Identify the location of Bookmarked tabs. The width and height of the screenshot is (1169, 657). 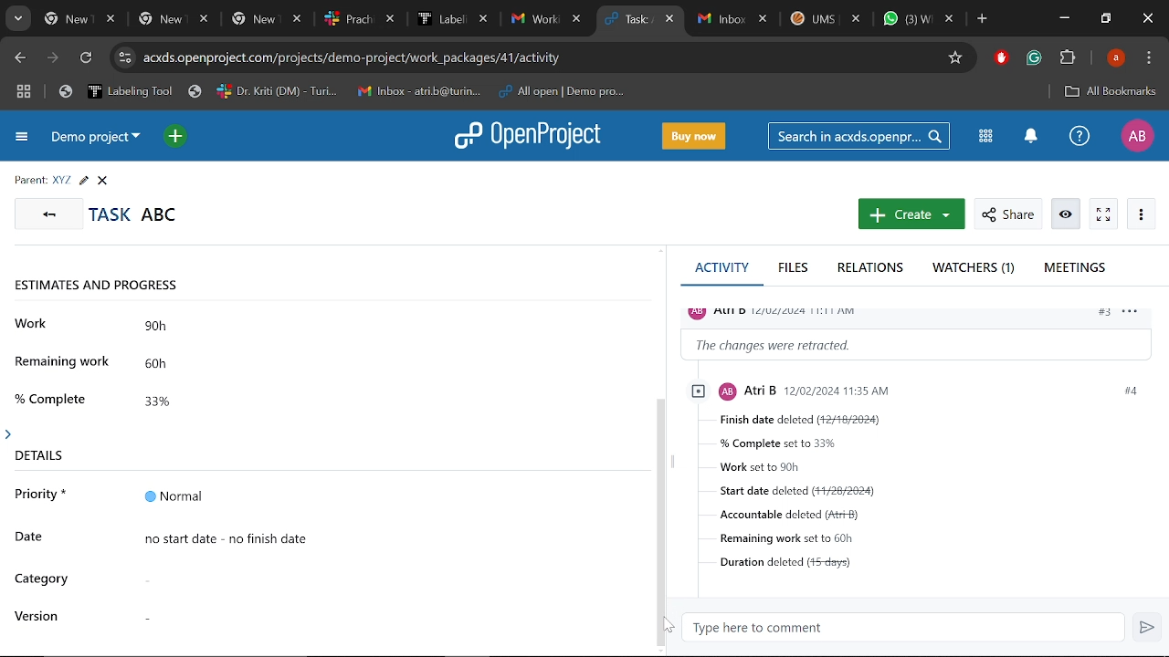
(345, 92).